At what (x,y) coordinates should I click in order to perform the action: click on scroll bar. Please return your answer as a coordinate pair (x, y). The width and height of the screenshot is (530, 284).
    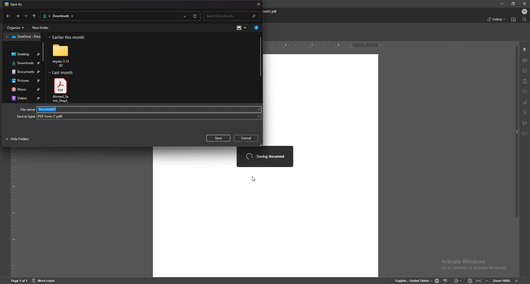
    Looking at the image, I should click on (516, 159).